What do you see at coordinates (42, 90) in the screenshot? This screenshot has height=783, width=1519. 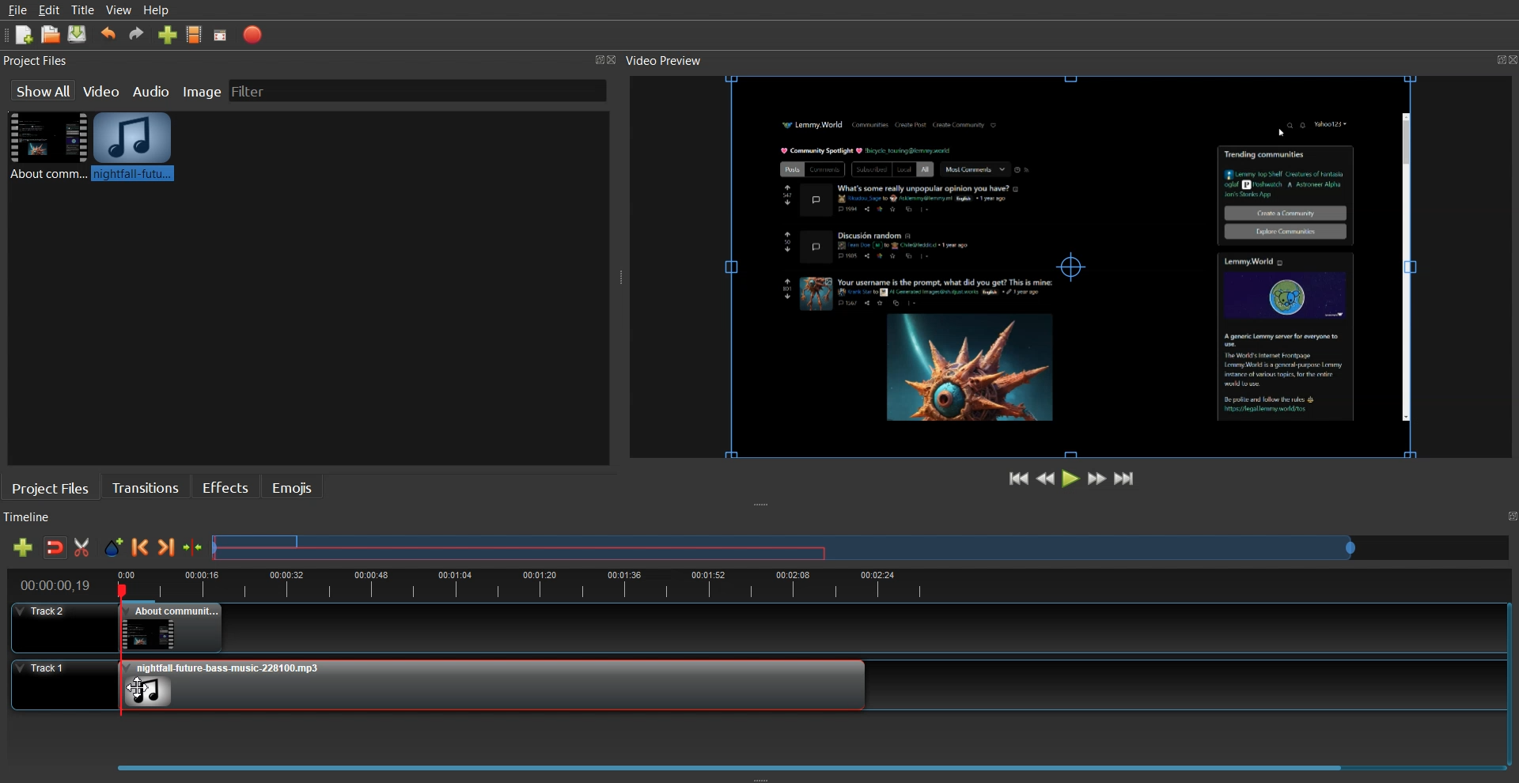 I see `Show all` at bounding box center [42, 90].